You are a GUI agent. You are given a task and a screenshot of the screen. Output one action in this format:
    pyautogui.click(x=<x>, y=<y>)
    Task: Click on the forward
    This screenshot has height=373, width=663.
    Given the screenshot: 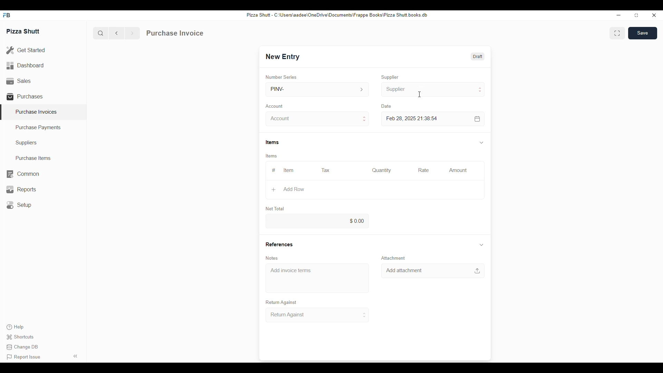 What is the action you would take?
    pyautogui.click(x=132, y=33)
    